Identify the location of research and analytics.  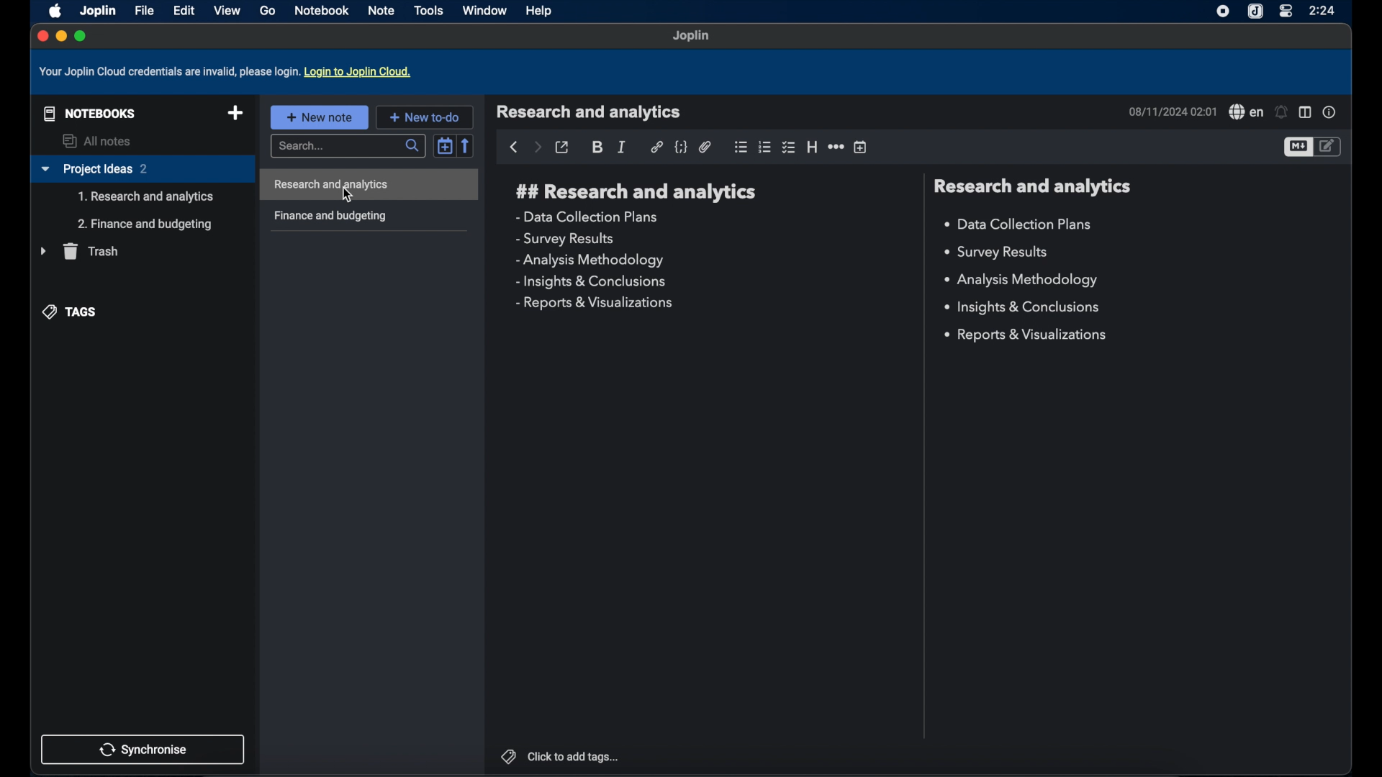
(589, 112).